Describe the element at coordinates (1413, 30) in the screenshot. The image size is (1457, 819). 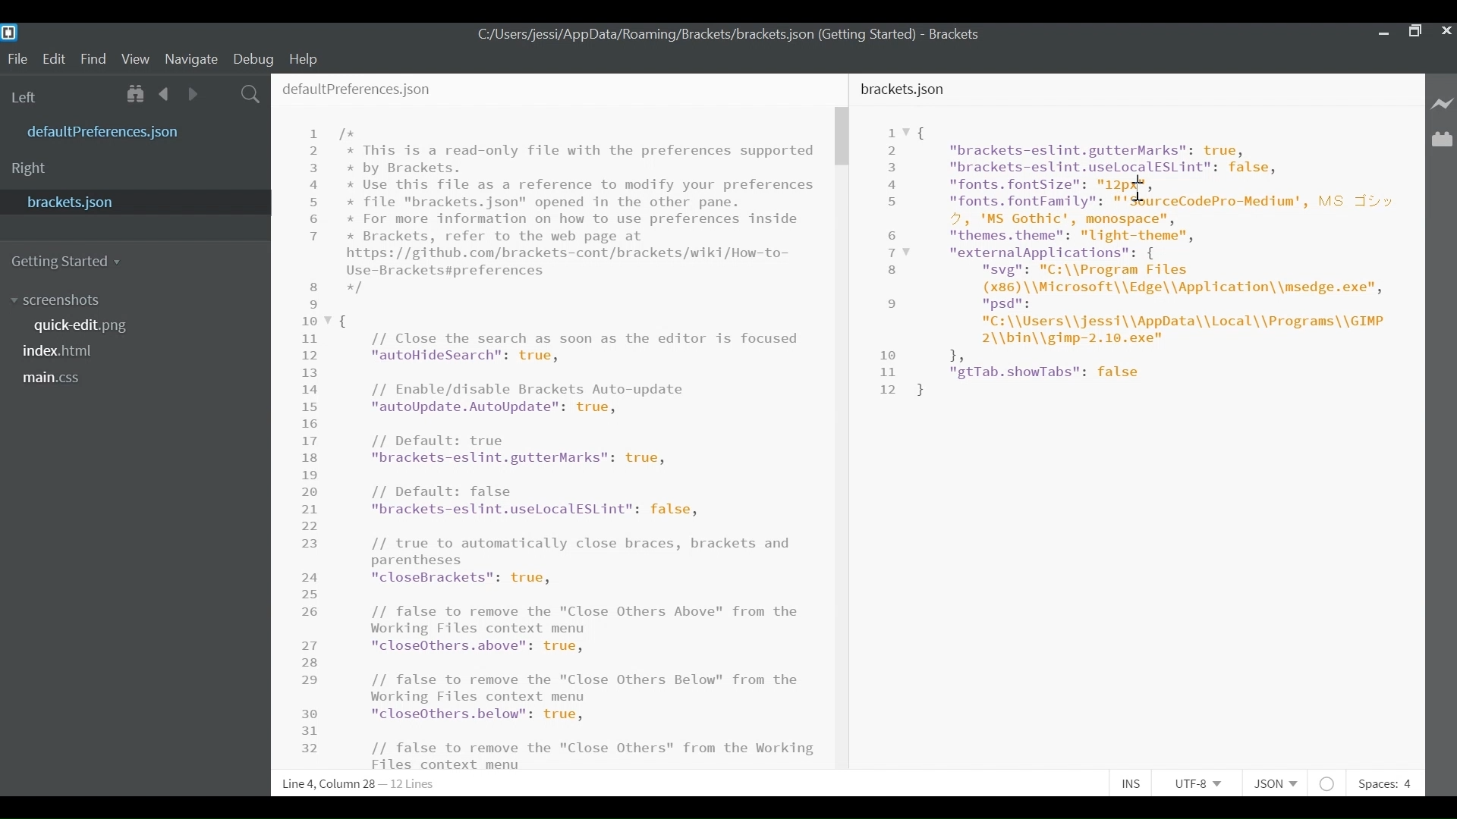
I see `Restore` at that location.